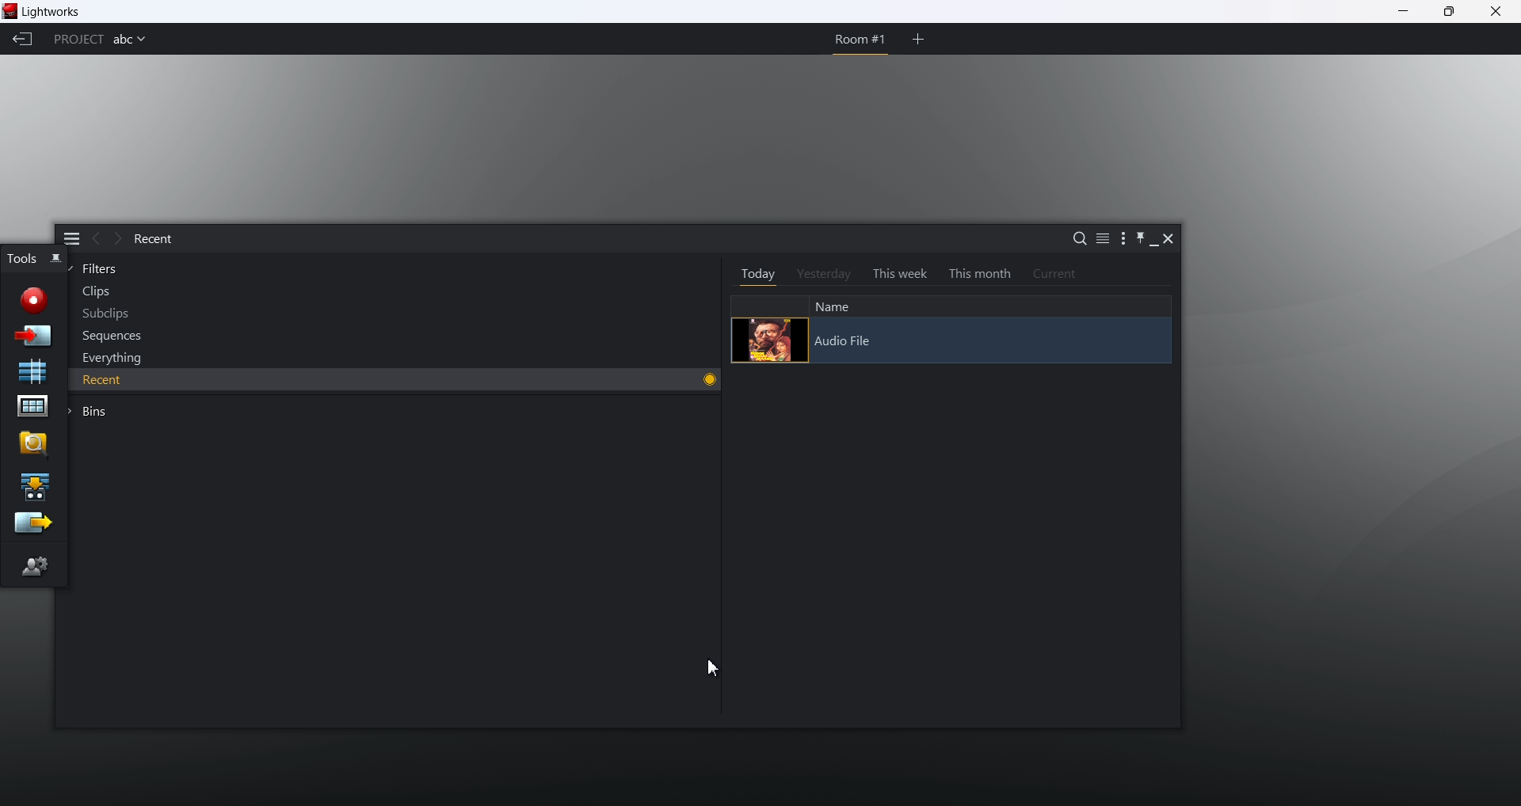 The height and width of the screenshot is (806, 1521). I want to click on subclips, so click(102, 314).